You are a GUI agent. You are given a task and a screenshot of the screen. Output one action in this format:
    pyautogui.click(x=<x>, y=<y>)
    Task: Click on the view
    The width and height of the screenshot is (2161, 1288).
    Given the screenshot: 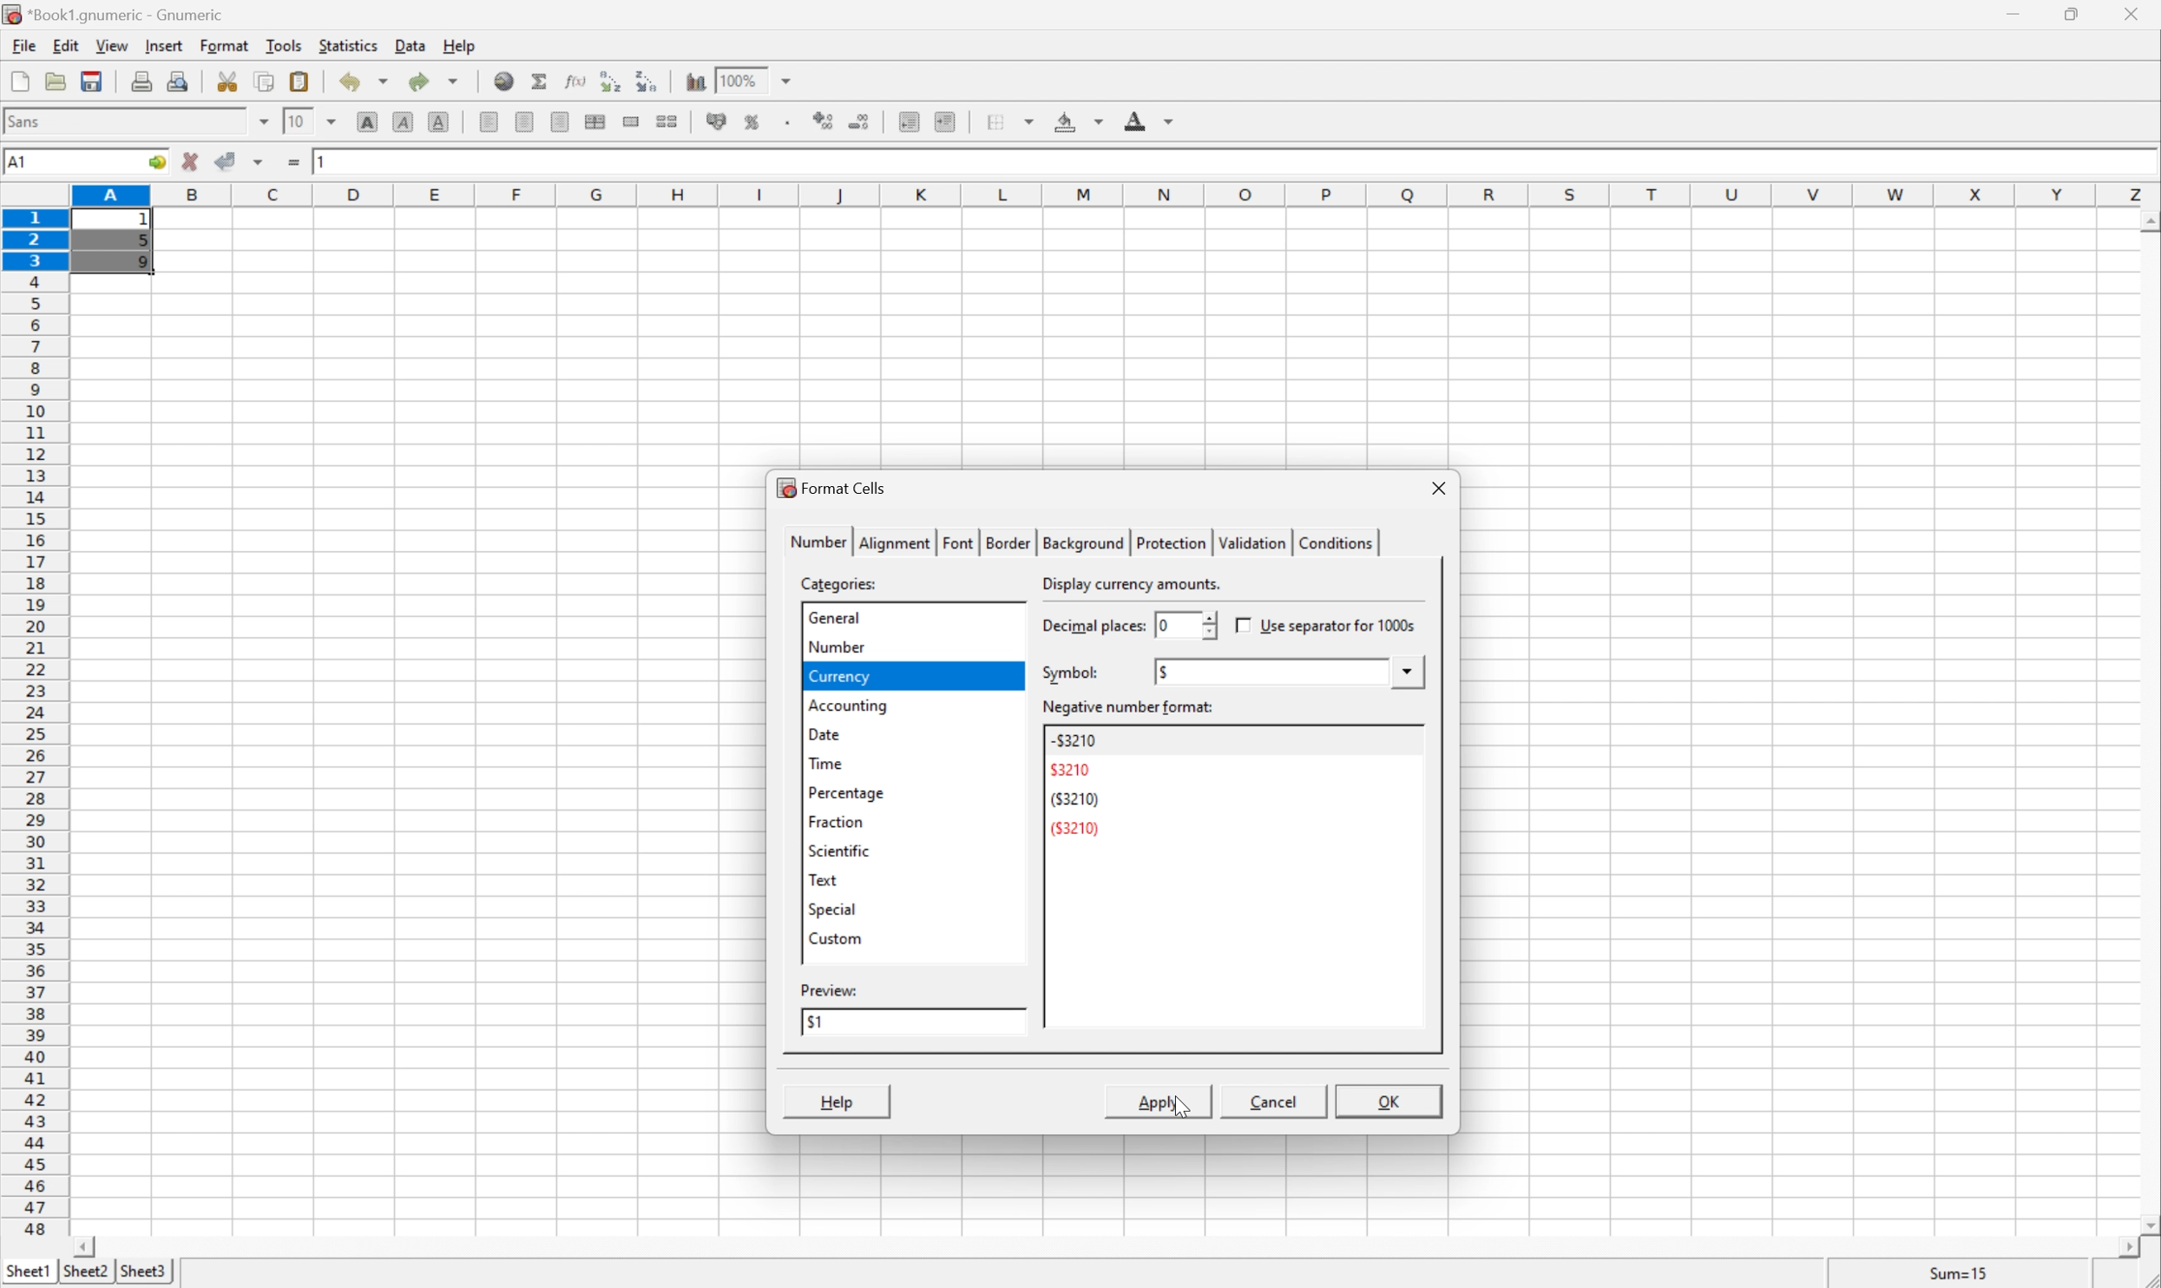 What is the action you would take?
    pyautogui.click(x=114, y=45)
    